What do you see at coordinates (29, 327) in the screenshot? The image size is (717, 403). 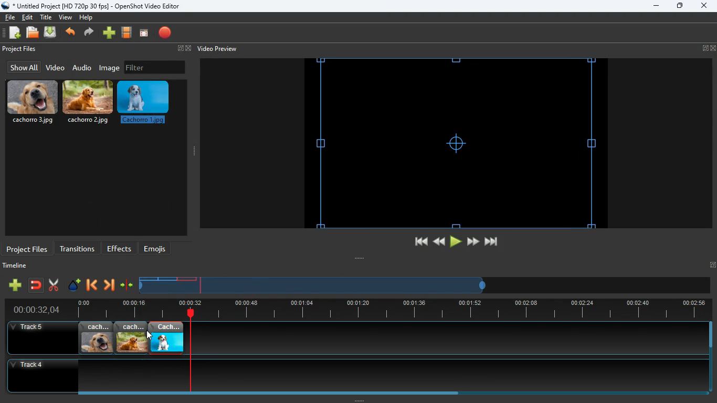 I see `track 5` at bounding box center [29, 327].